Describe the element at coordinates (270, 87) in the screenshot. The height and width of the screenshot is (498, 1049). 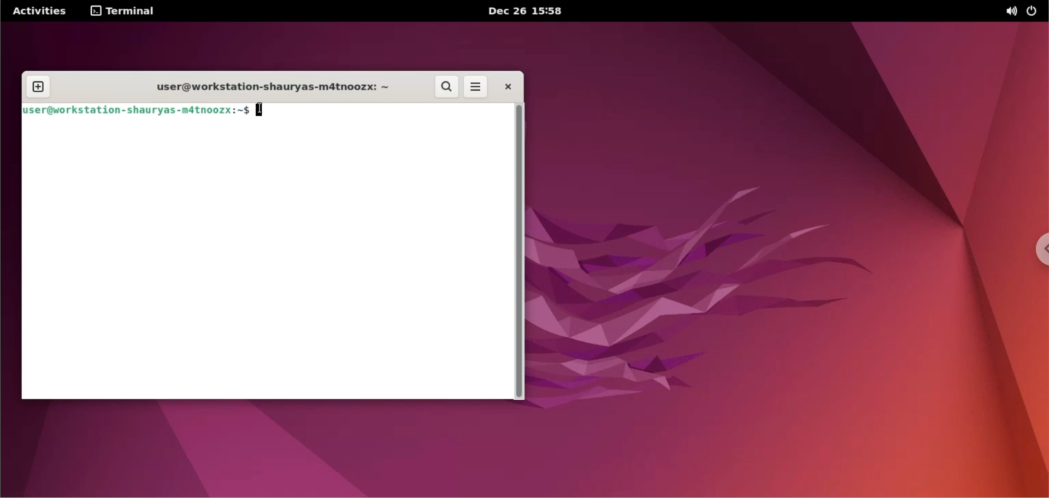
I see `user@workstation-shauryas-m4tnoozx: ~` at that location.